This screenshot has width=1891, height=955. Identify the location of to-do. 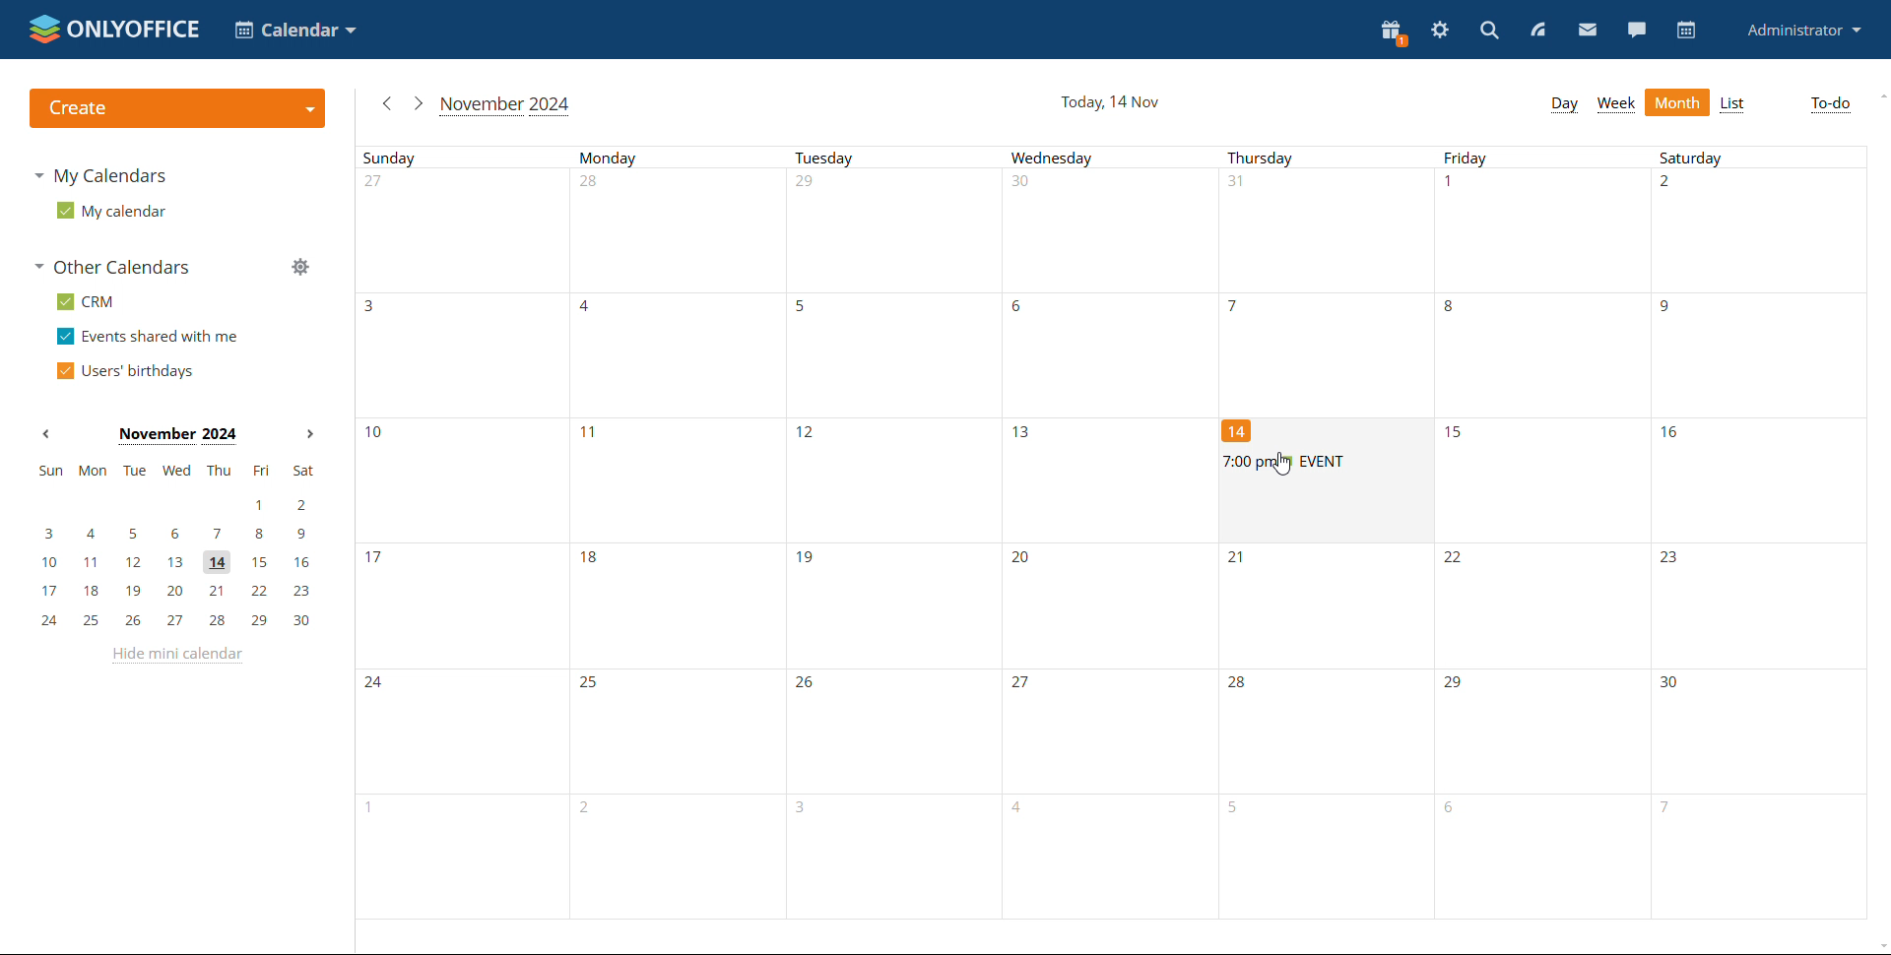
(1830, 104).